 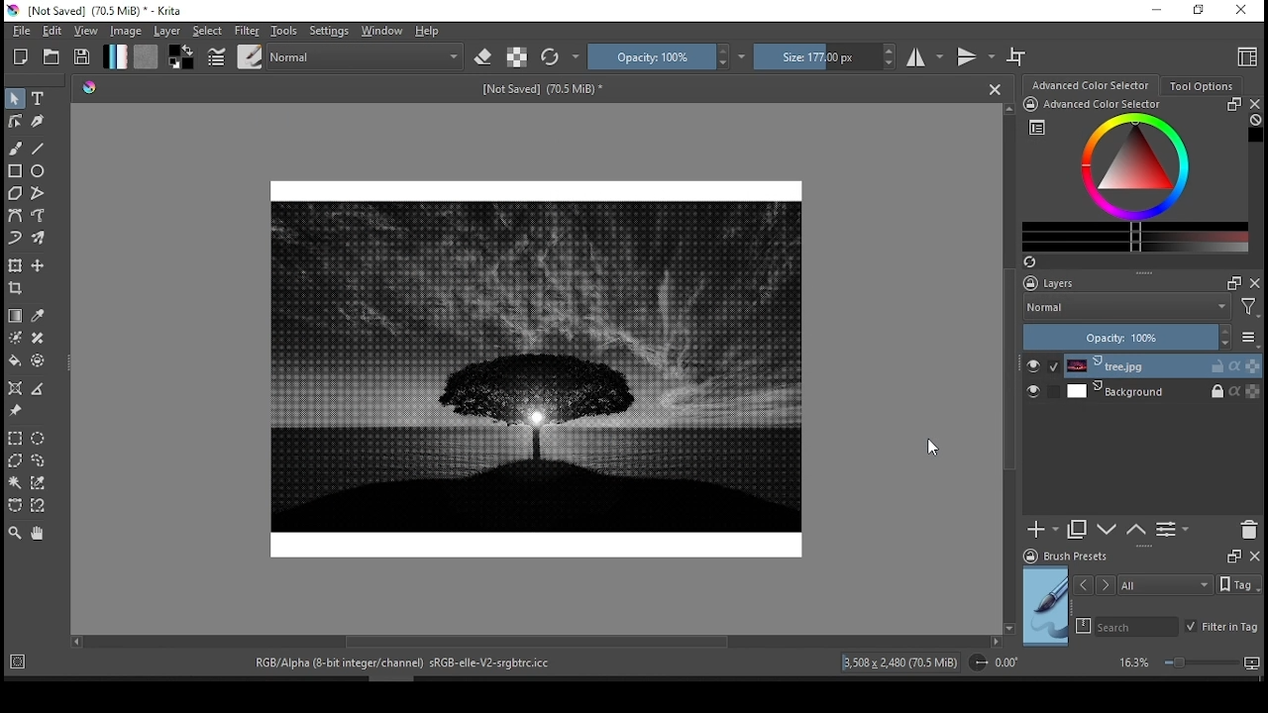 What do you see at coordinates (115, 56) in the screenshot?
I see `fill gradient tool` at bounding box center [115, 56].